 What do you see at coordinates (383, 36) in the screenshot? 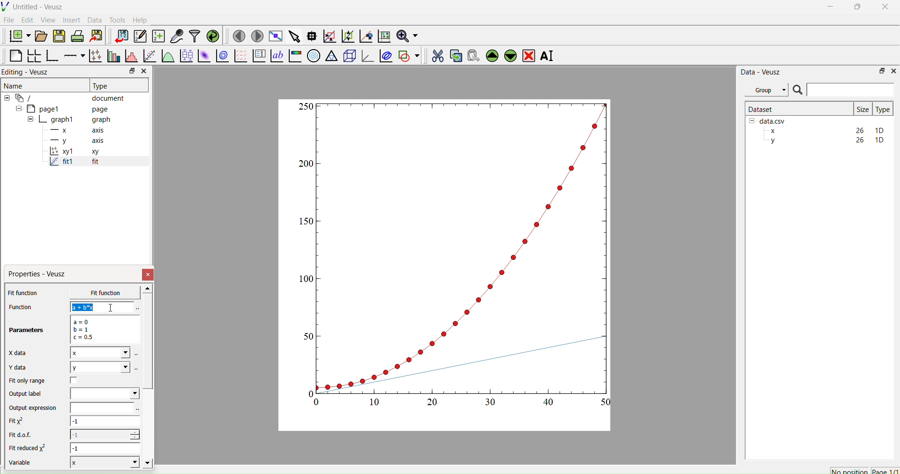
I see `Reset graph axis` at bounding box center [383, 36].